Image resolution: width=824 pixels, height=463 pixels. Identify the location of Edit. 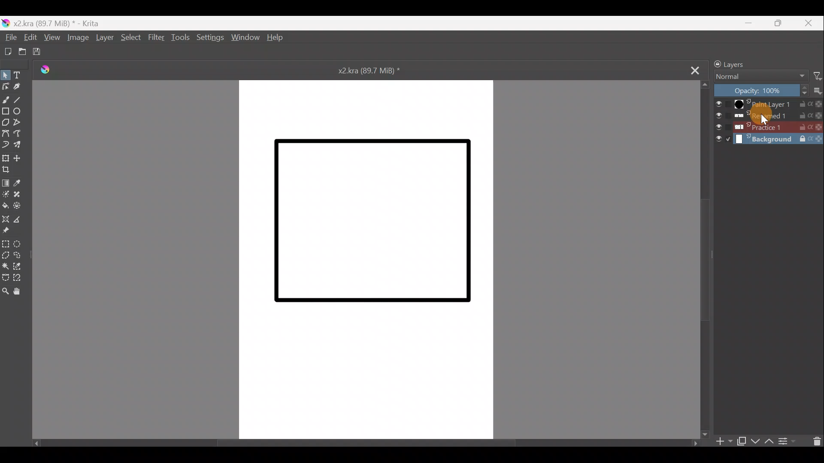
(29, 39).